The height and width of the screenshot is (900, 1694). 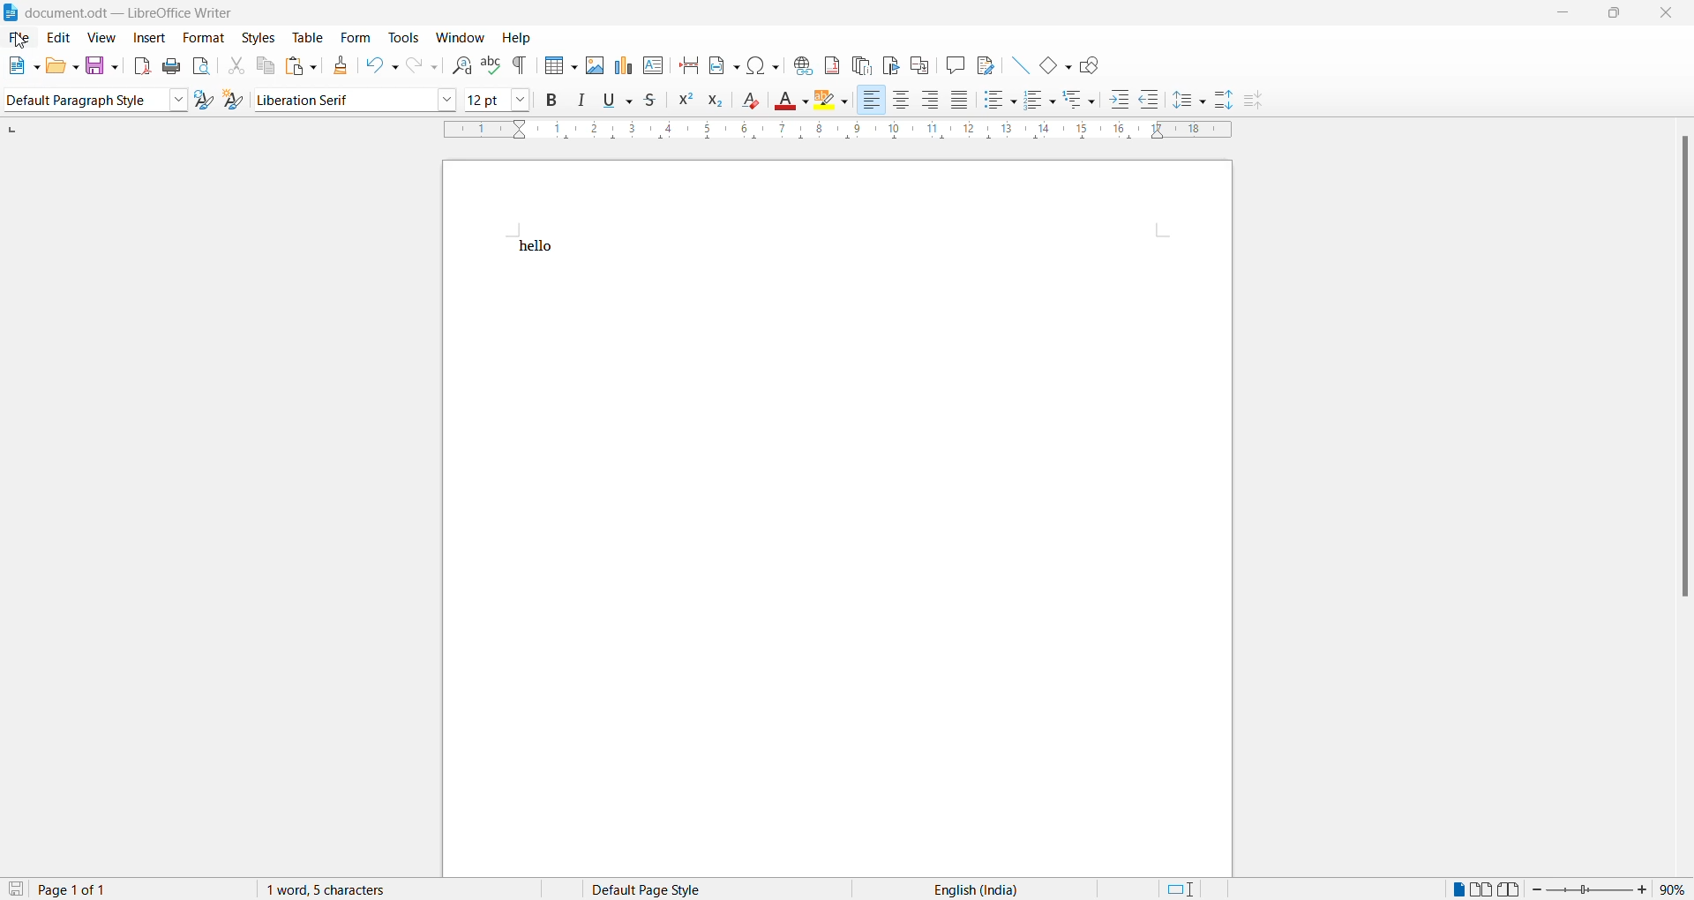 I want to click on Insert cross reference, so click(x=918, y=66).